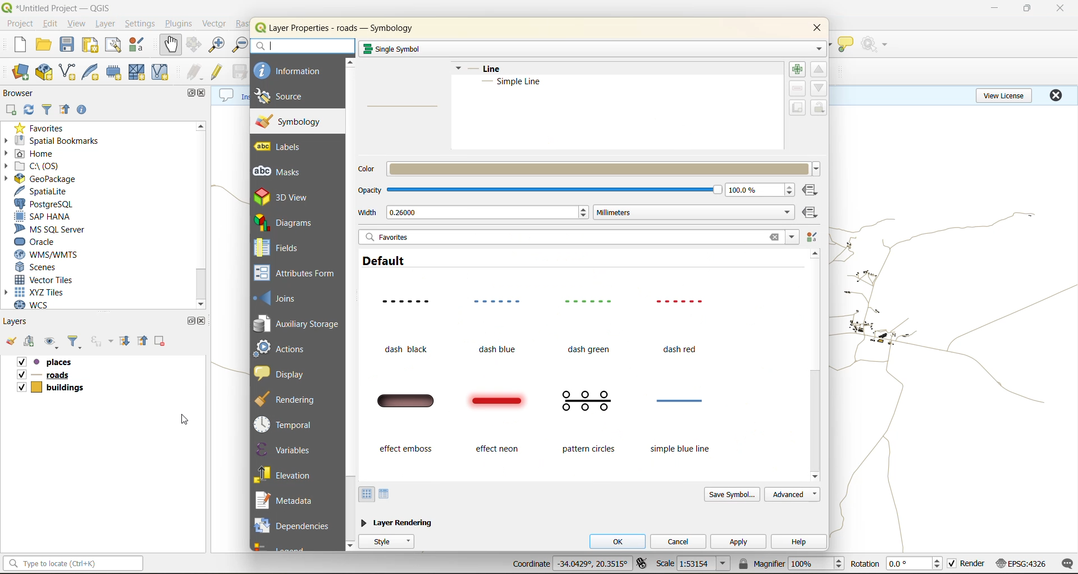 The height and width of the screenshot is (574, 1078). Describe the element at coordinates (50, 342) in the screenshot. I see `manage map` at that location.